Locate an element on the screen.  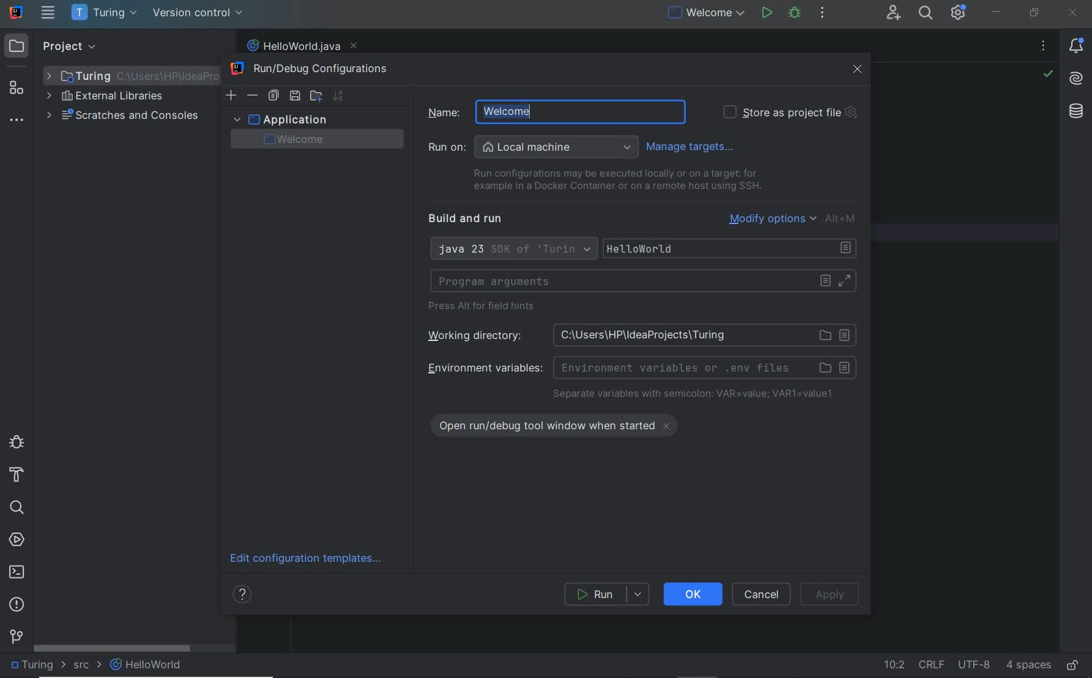
edit configuration templates is located at coordinates (310, 559).